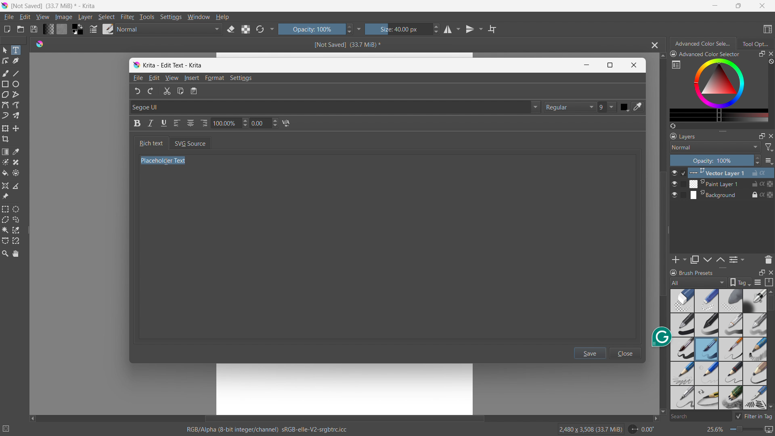  What do you see at coordinates (642, 429) in the screenshot?
I see `rotate canvas` at bounding box center [642, 429].